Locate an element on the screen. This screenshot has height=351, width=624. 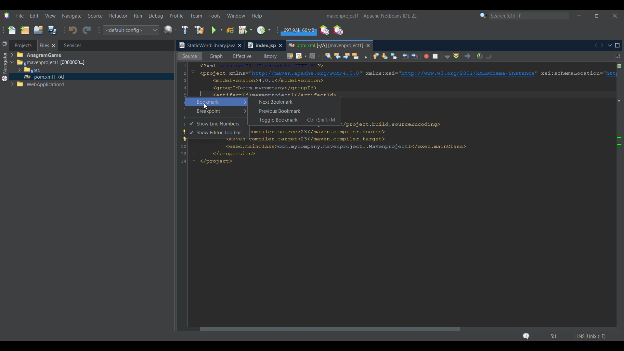
Project name added is located at coordinates (371, 16).